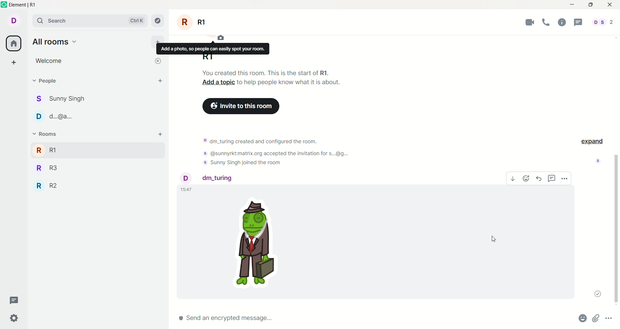  Describe the element at coordinates (22, 5) in the screenshot. I see `Element | R1` at that location.